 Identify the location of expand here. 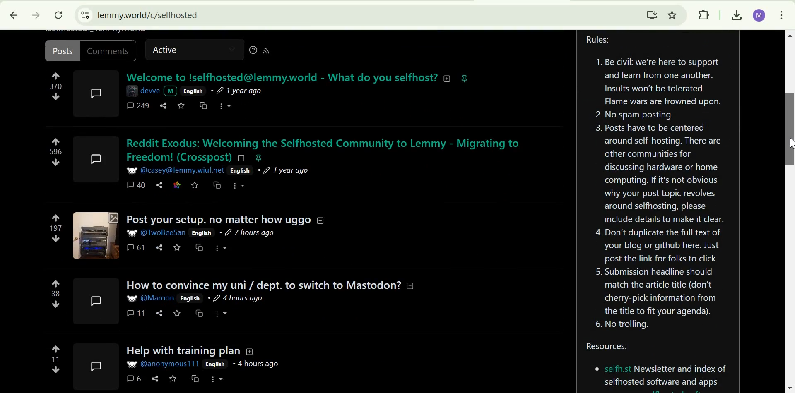
(96, 93).